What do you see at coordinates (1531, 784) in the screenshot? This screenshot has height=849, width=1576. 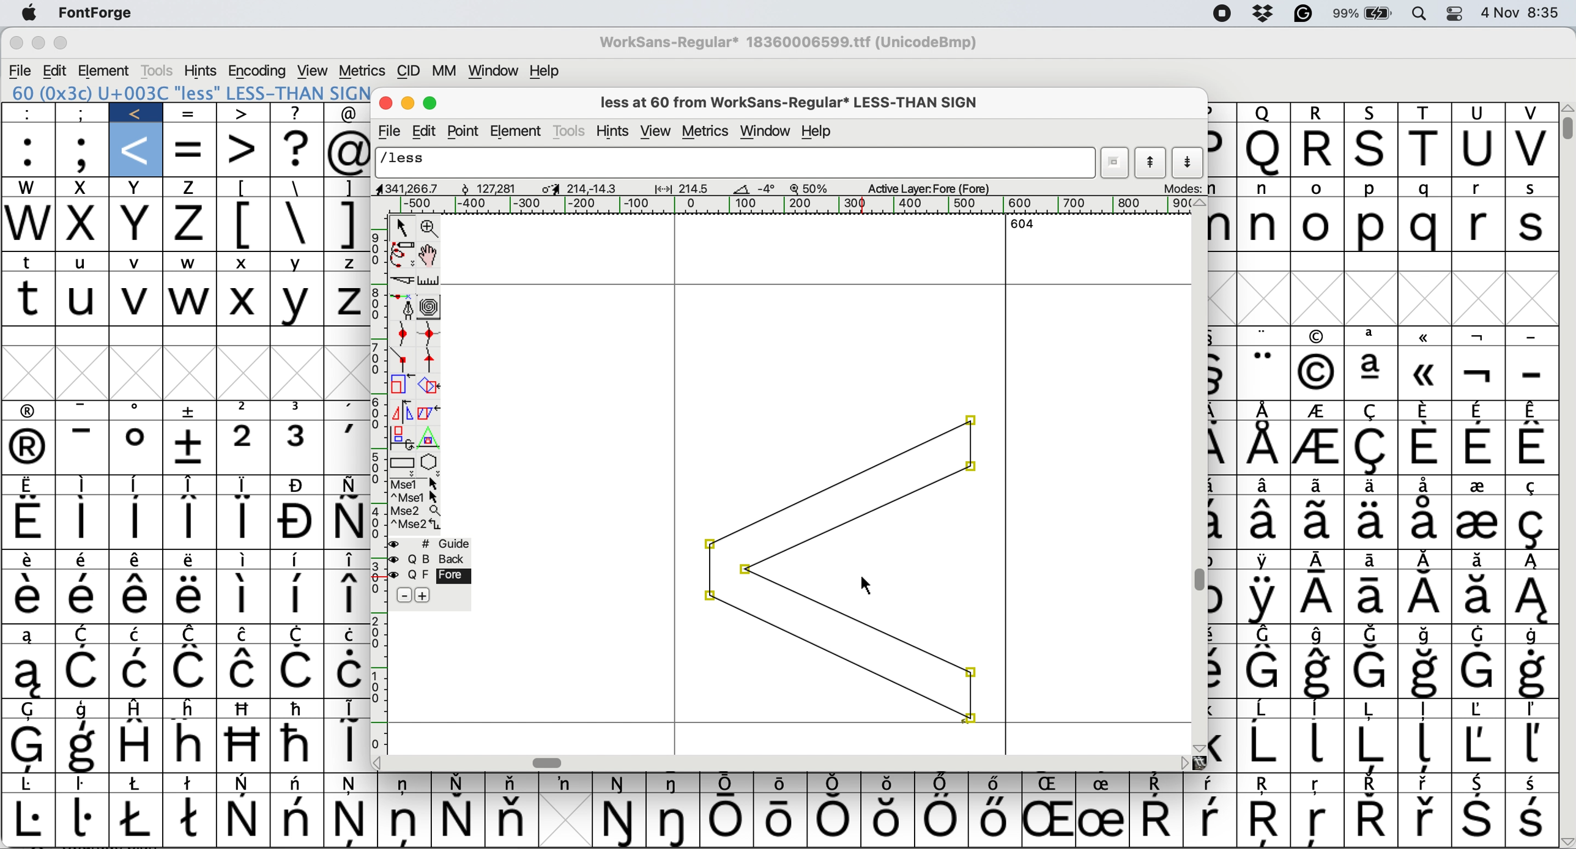 I see `Symbol` at bounding box center [1531, 784].